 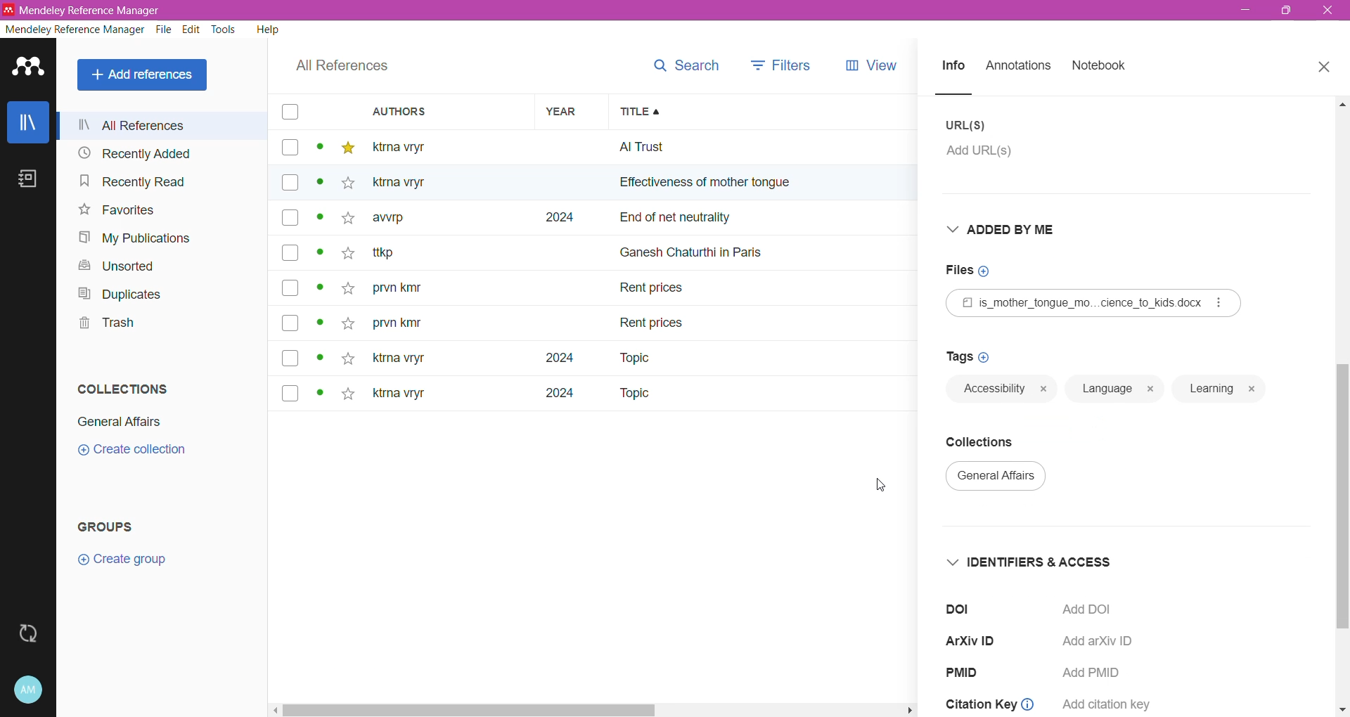 I want to click on Application Logo, so click(x=29, y=68).